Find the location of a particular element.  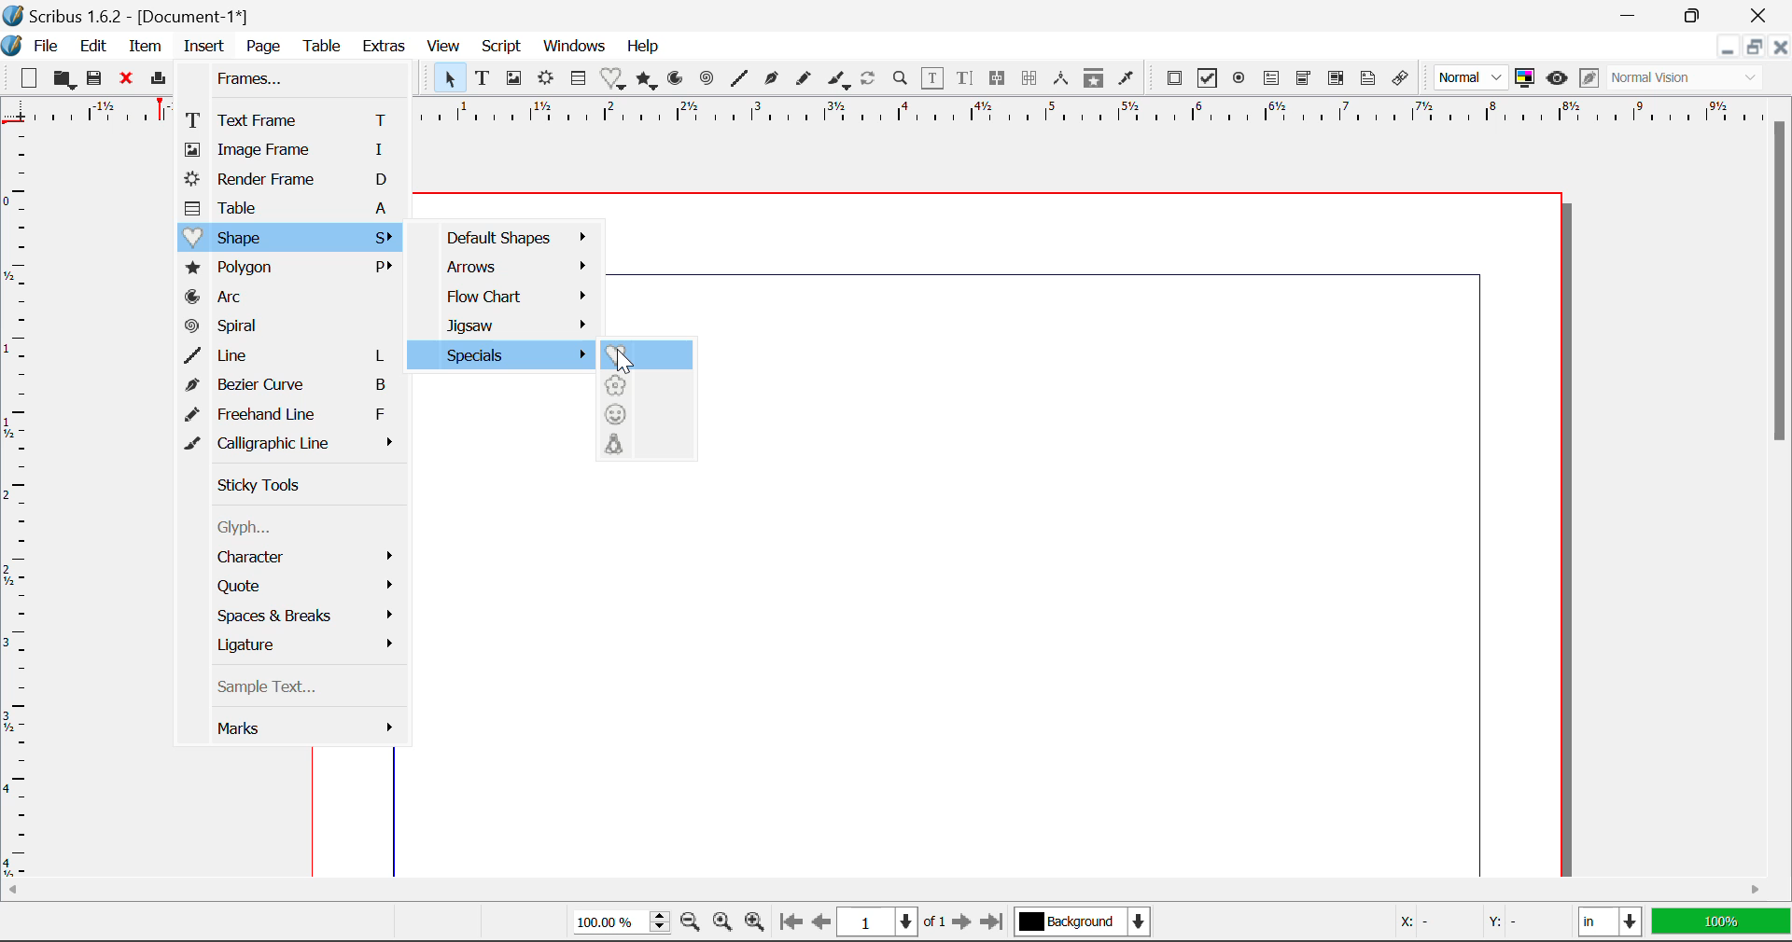

Bezier Curve is located at coordinates (296, 387).